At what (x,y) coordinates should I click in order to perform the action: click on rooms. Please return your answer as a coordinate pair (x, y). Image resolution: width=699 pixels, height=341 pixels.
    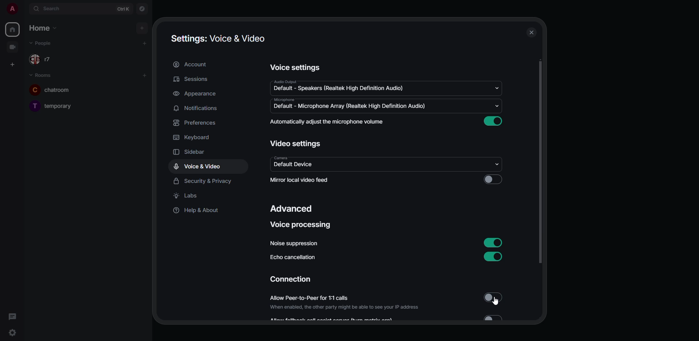
    Looking at the image, I should click on (43, 75).